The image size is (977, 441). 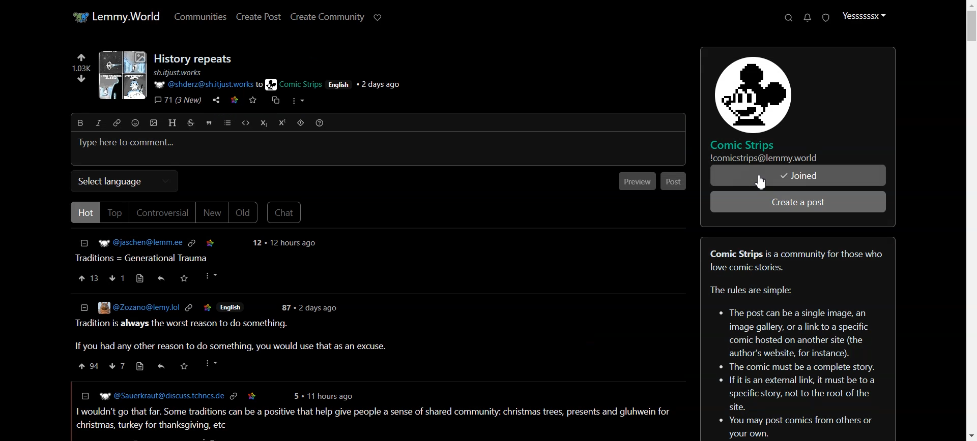 I want to click on Spoiler, so click(x=301, y=122).